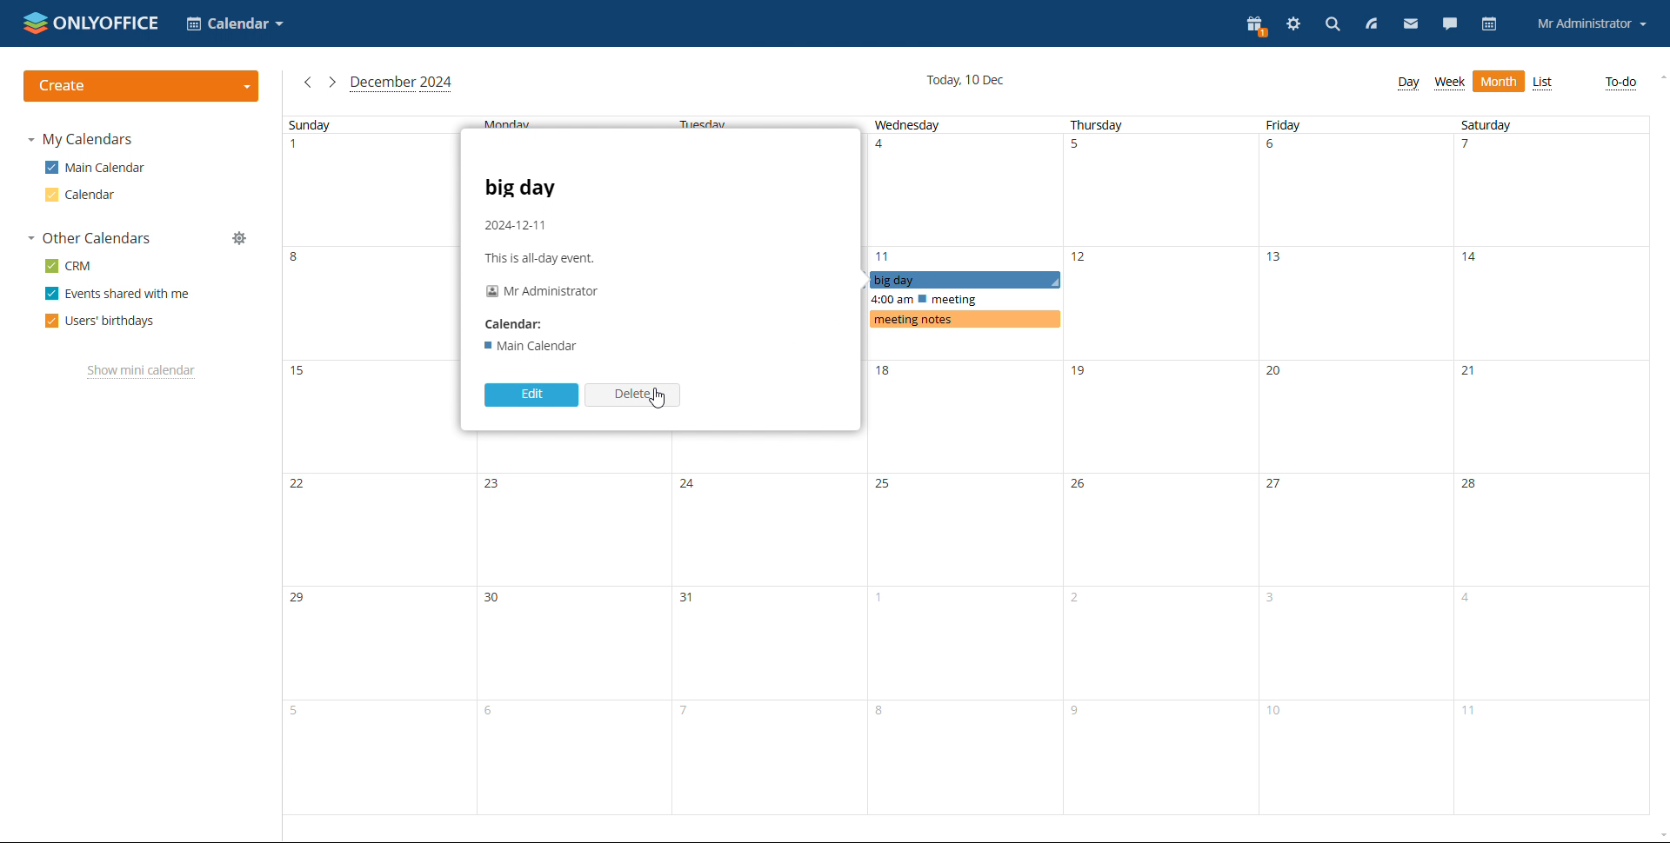 Image resolution: width=1670 pixels, height=843 pixels. Describe the element at coordinates (1408, 83) in the screenshot. I see `day view` at that location.